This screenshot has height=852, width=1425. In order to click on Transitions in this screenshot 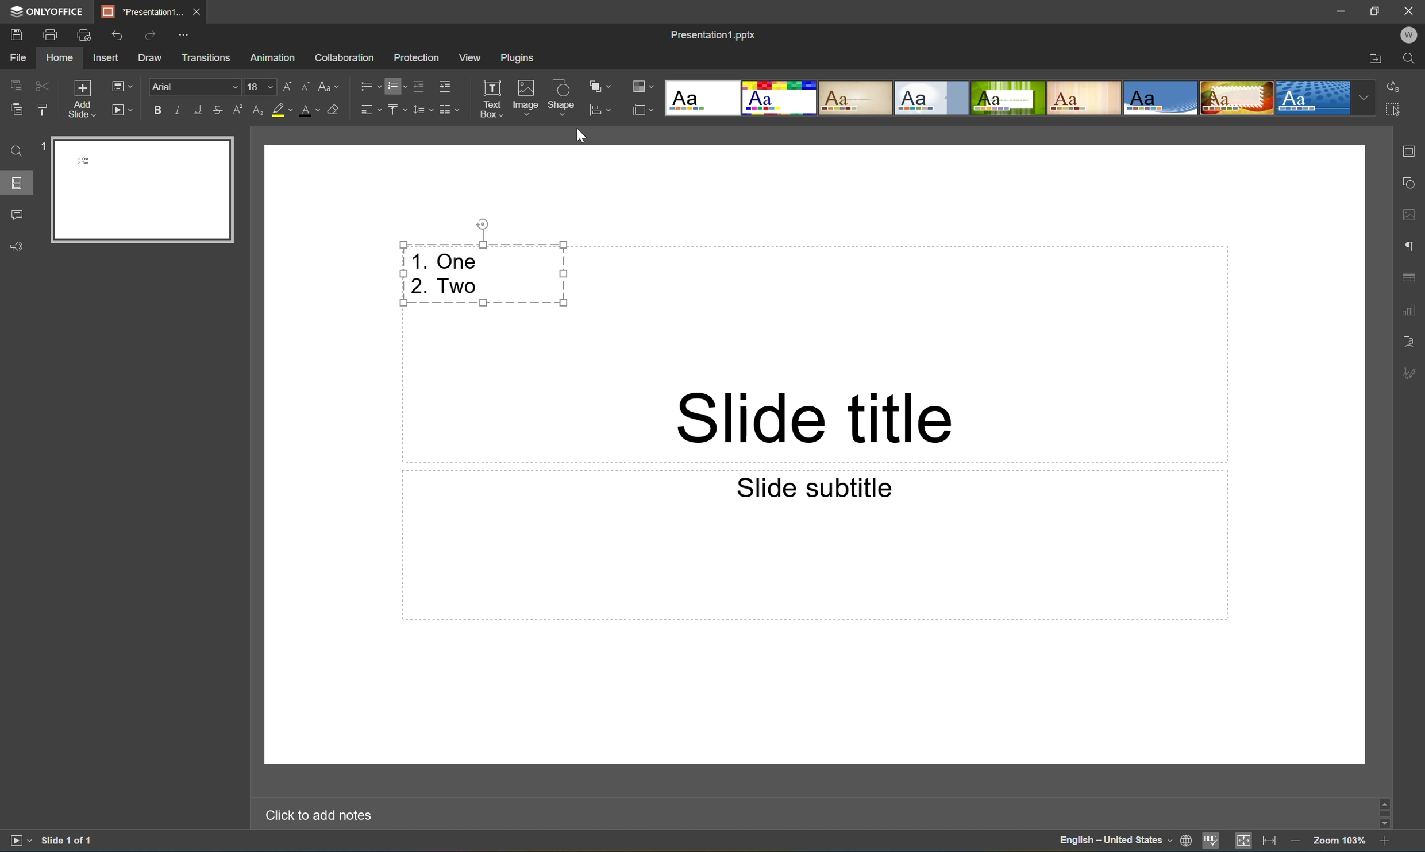, I will do `click(207, 58)`.